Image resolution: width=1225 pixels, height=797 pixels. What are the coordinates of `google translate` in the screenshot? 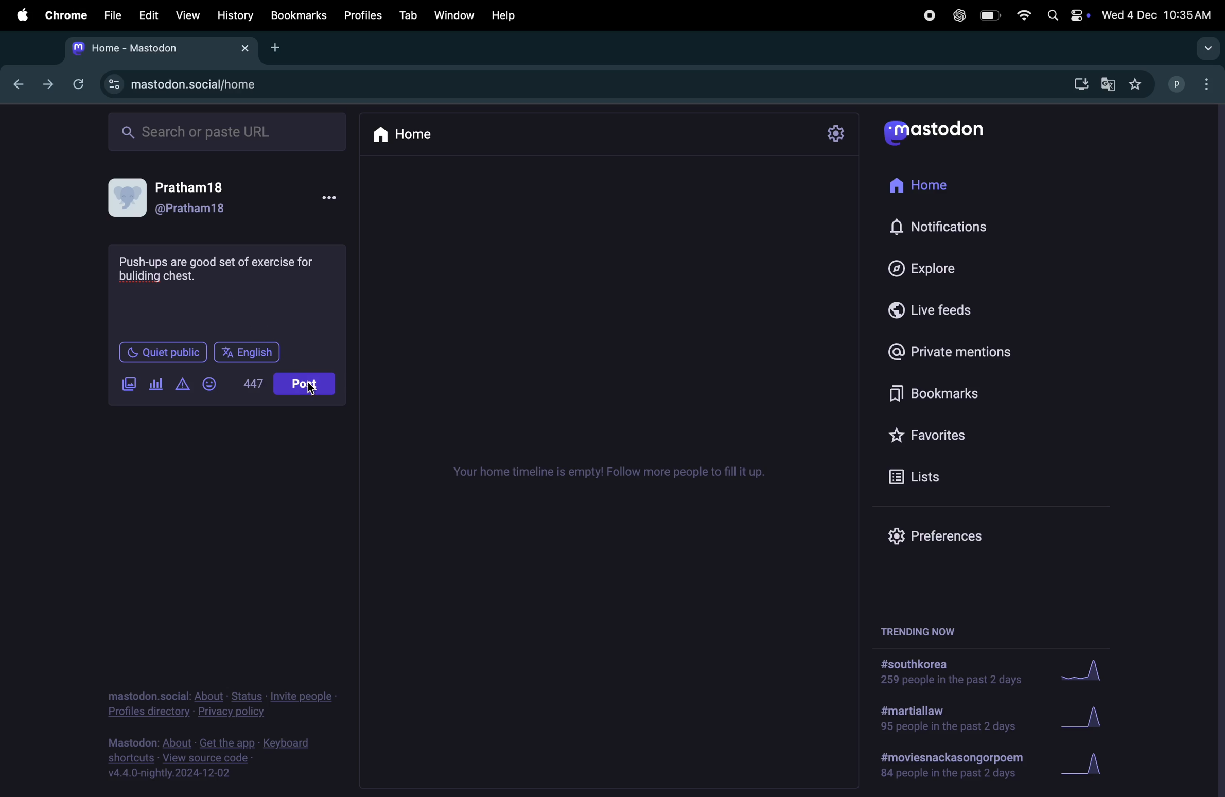 It's located at (1107, 84).